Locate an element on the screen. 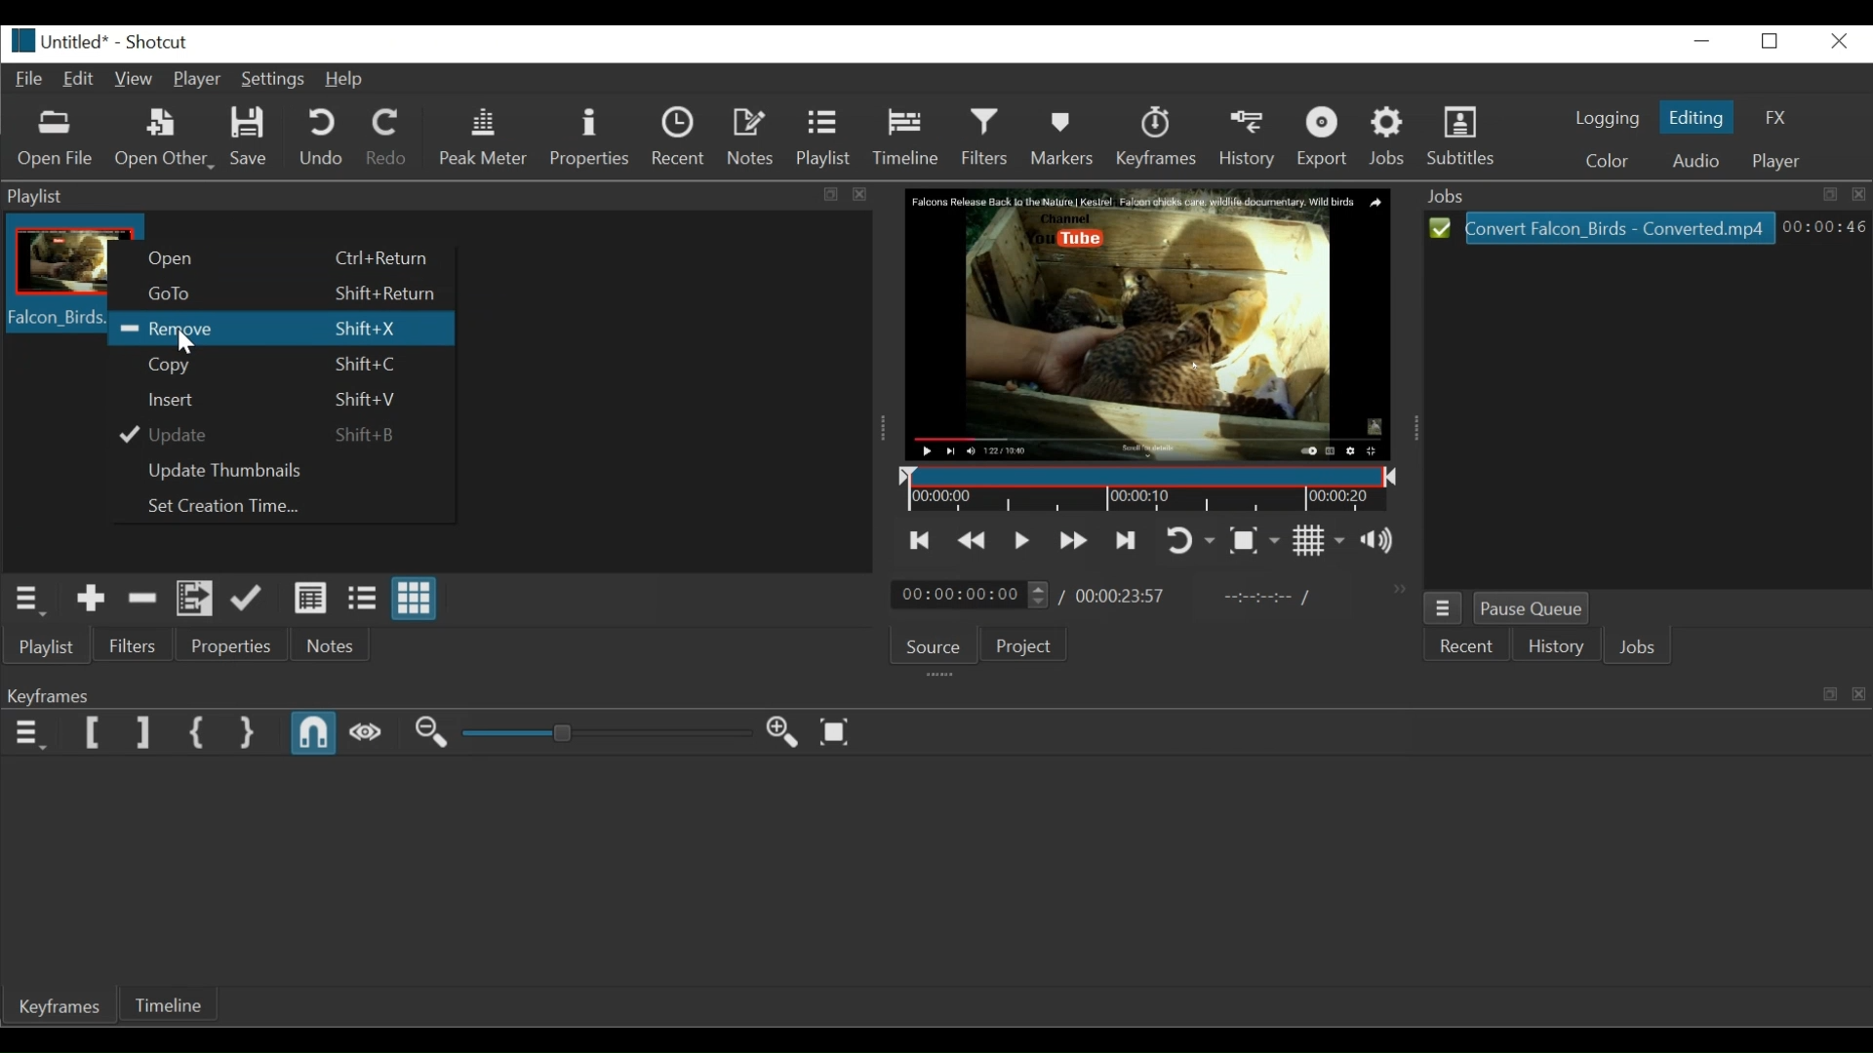 The height and width of the screenshot is (1053, 1873). View as details is located at coordinates (311, 601).